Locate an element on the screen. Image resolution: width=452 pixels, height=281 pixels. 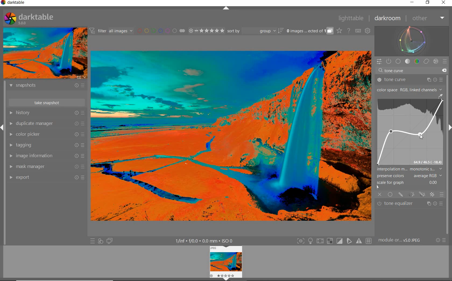
QUICK ACCESS TO PRESET is located at coordinates (92, 241).